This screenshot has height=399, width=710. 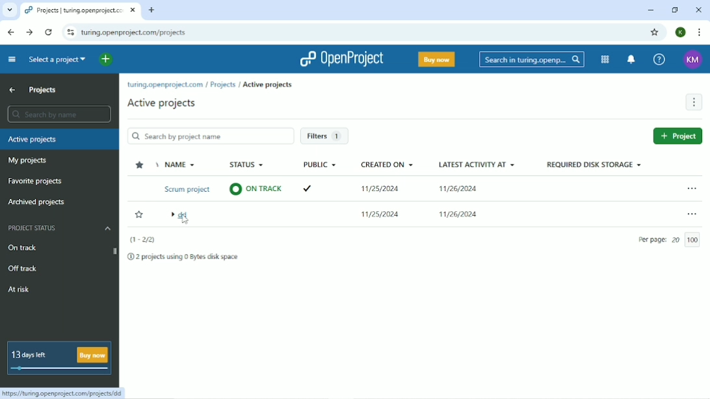 What do you see at coordinates (694, 58) in the screenshot?
I see `KM` at bounding box center [694, 58].